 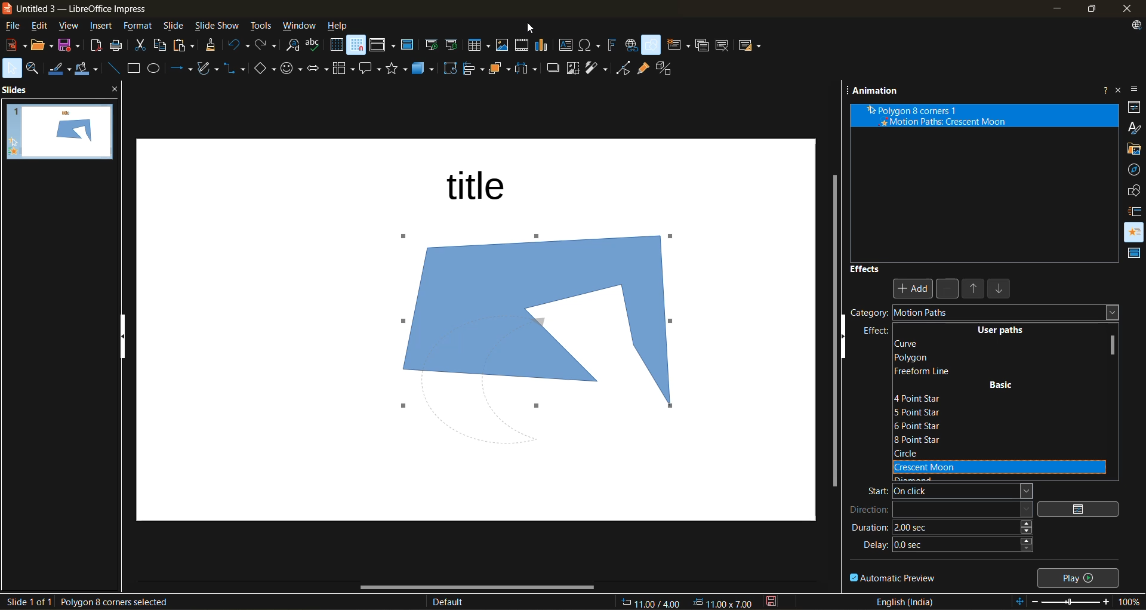 I want to click on arrange, so click(x=496, y=71).